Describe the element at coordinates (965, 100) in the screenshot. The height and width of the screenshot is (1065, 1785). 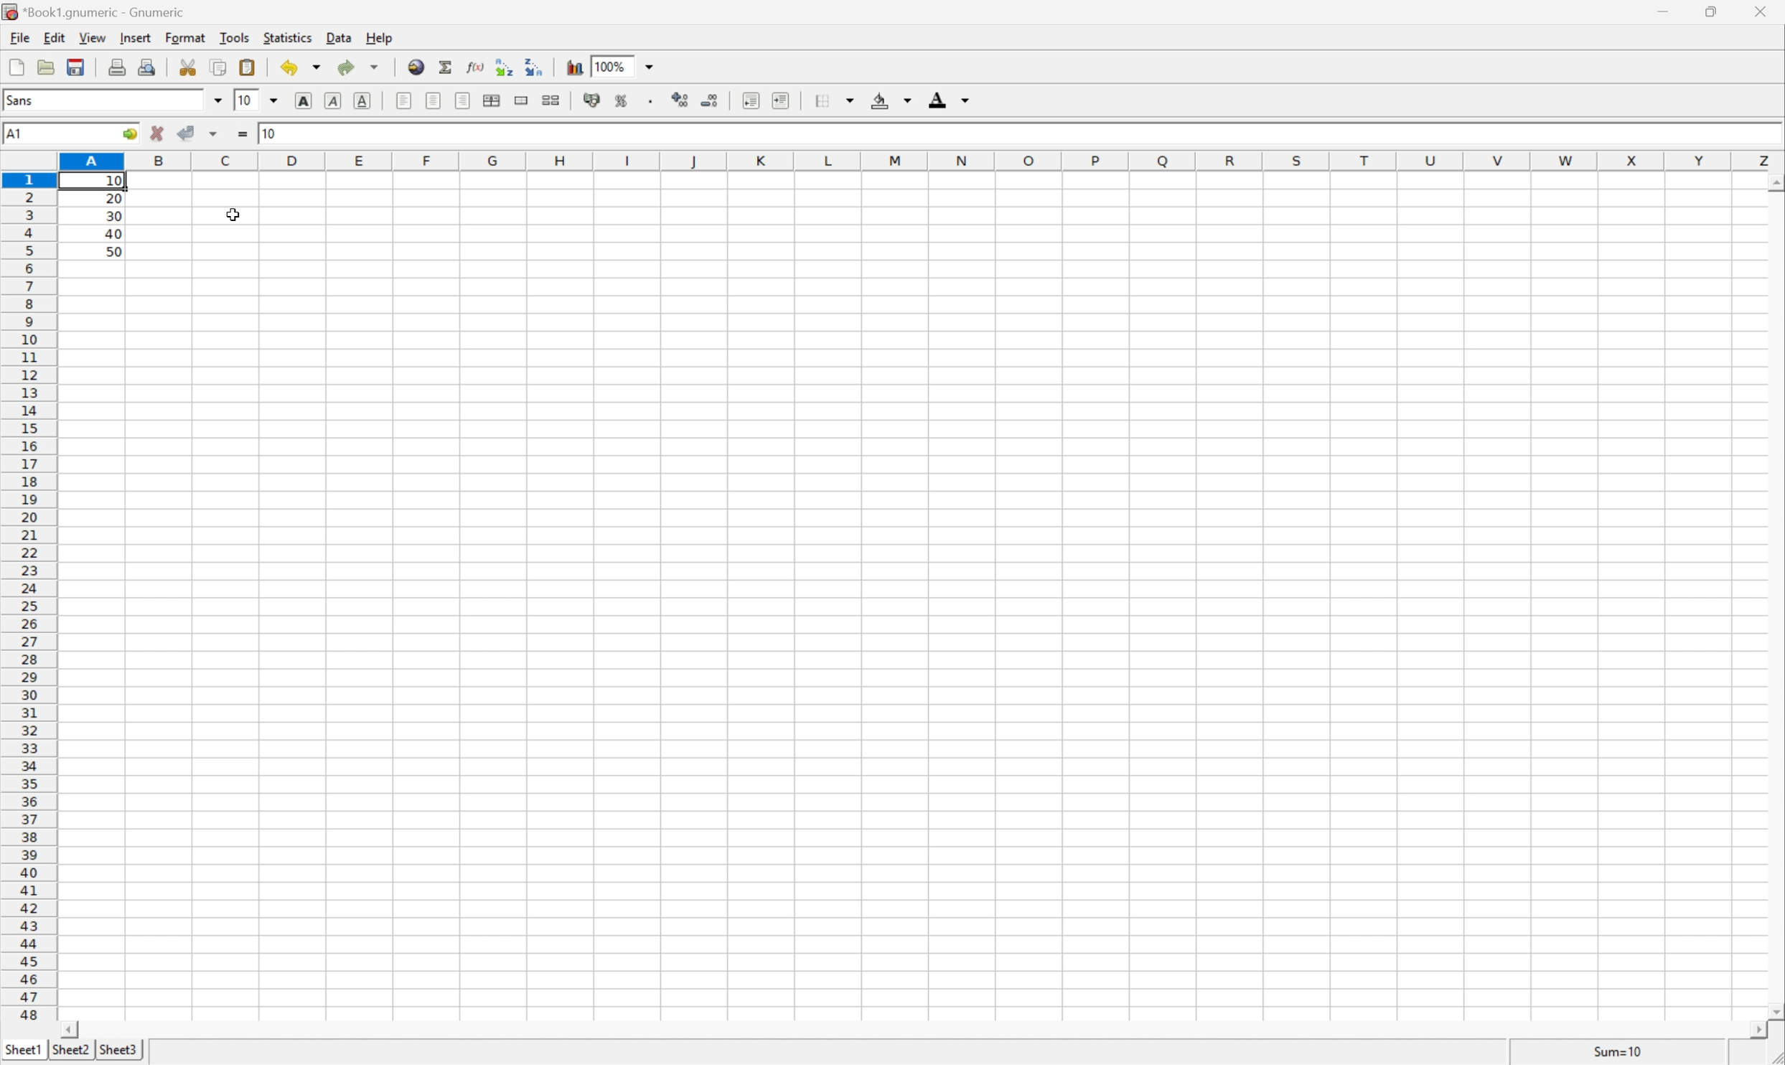
I see `Drop down` at that location.